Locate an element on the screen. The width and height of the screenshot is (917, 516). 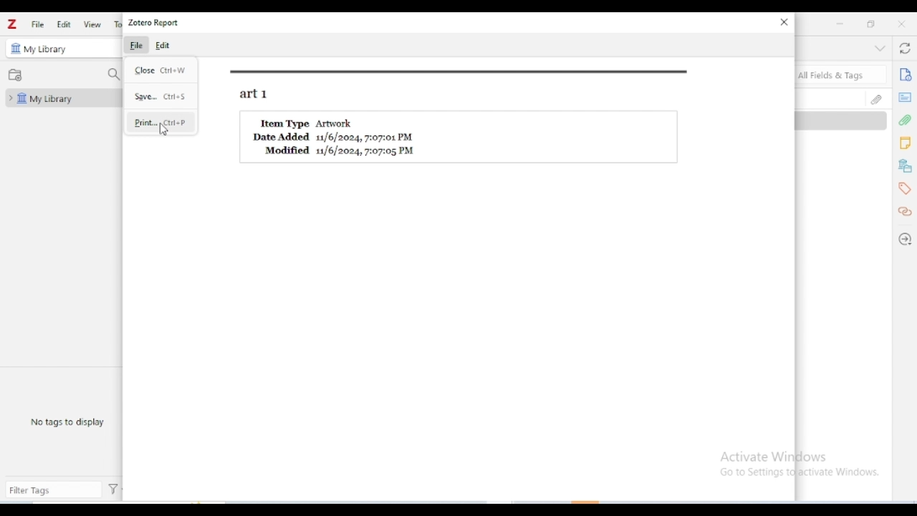
attachments is located at coordinates (876, 99).